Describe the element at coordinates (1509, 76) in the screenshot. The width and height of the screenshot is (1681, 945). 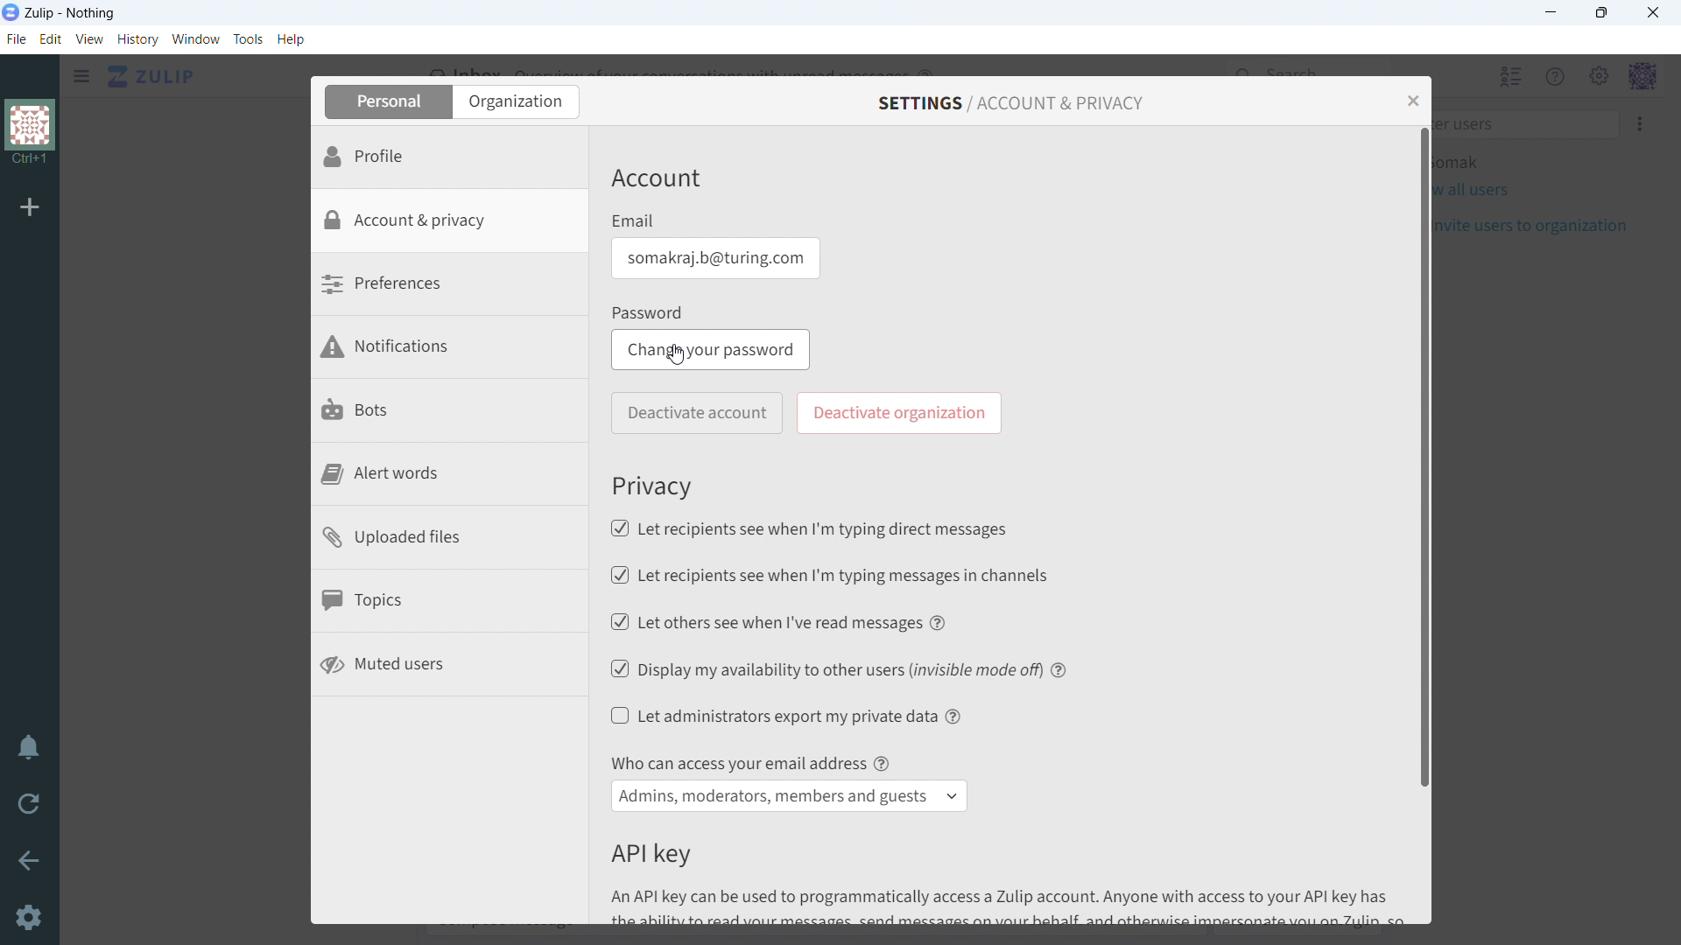
I see `hide all users` at that location.